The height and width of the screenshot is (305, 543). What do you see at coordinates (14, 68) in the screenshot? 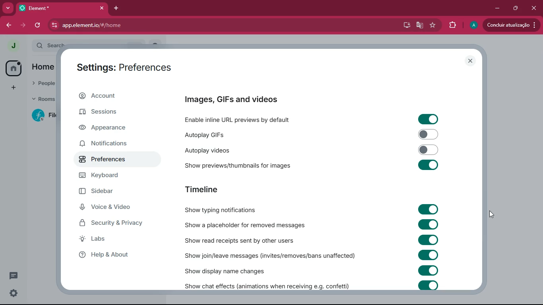
I see `home` at bounding box center [14, 68].